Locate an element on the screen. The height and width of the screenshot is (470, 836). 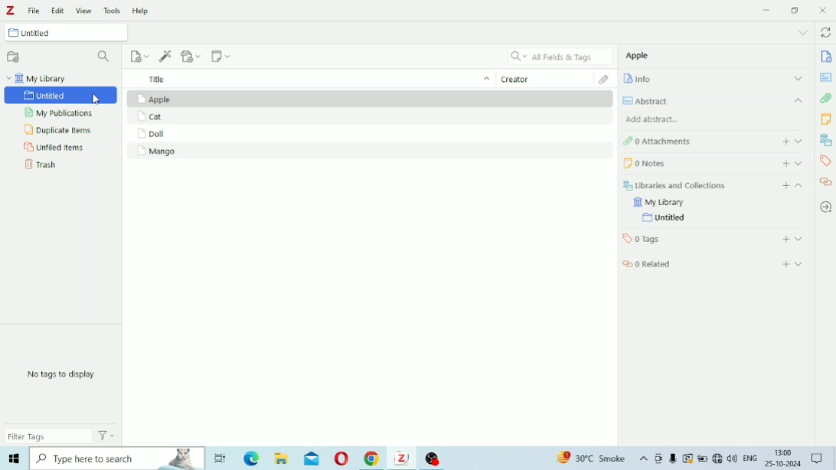
Tags is located at coordinates (641, 239).